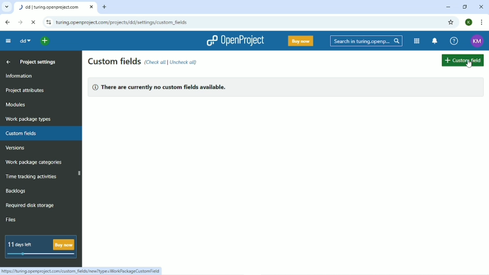  Describe the element at coordinates (146, 60) in the screenshot. I see `Custom fields (check all | Uncheck all)` at that location.